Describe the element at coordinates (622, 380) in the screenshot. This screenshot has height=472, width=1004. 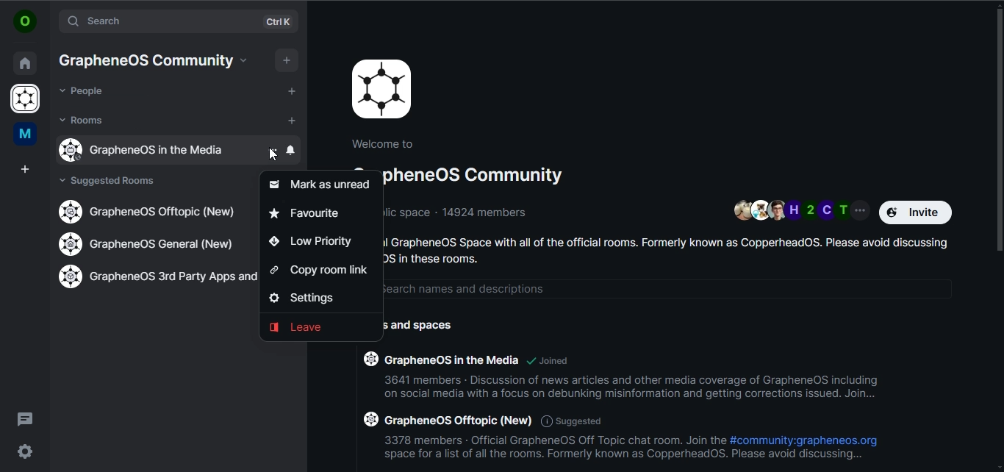
I see `GrapheneOS in the Media Joined
3641 members - Discussion of news articles and other media coverage of Graphene0S including
on social media with a focus on debunking misinformation and getting corrections issued. Join...` at that location.